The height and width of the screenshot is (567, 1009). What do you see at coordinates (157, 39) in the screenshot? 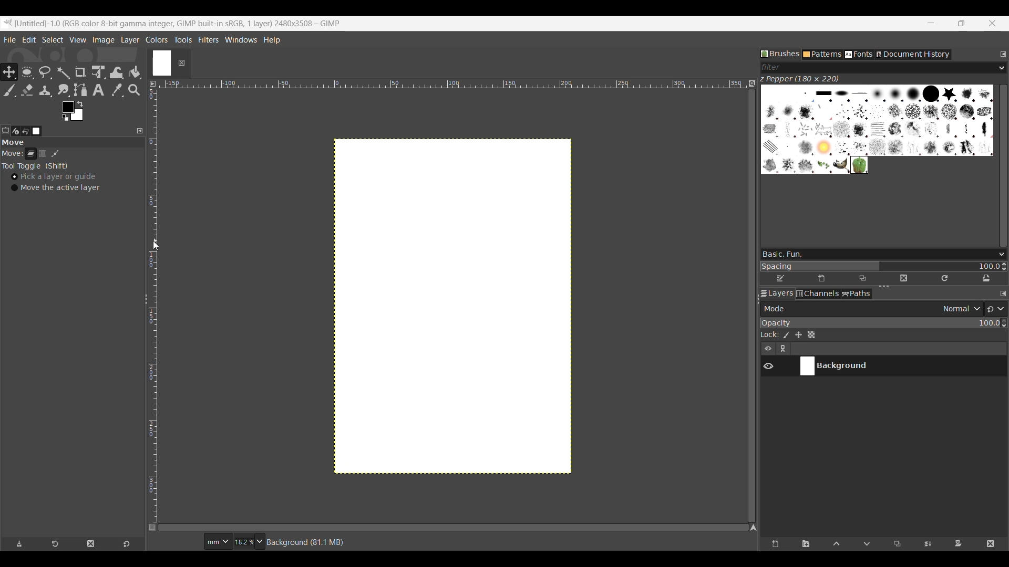
I see `Colors menu` at bounding box center [157, 39].